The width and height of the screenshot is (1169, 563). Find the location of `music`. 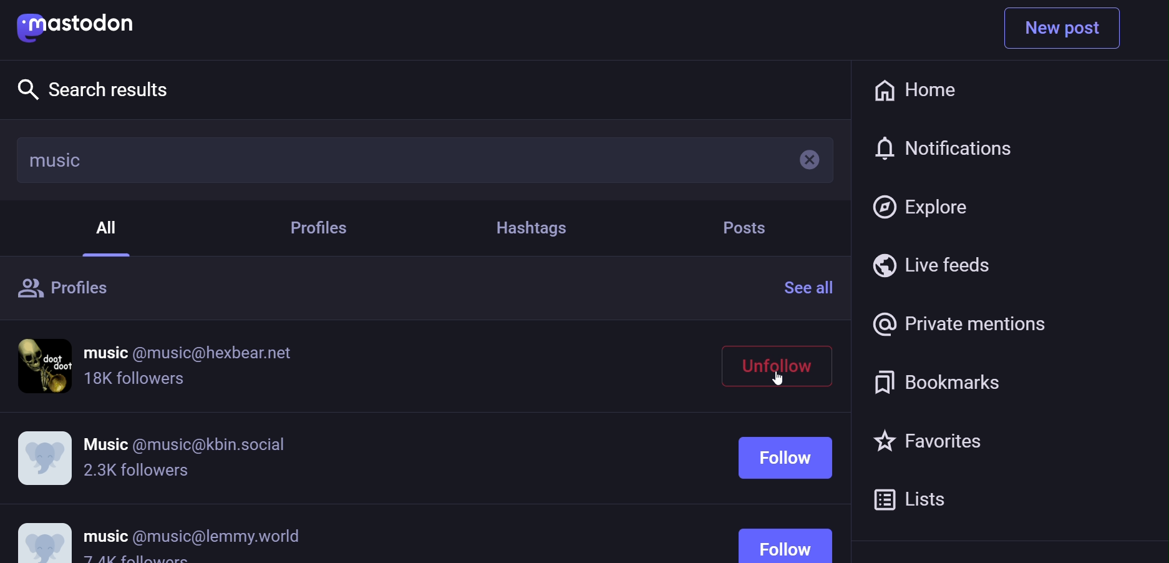

music is located at coordinates (56, 160).